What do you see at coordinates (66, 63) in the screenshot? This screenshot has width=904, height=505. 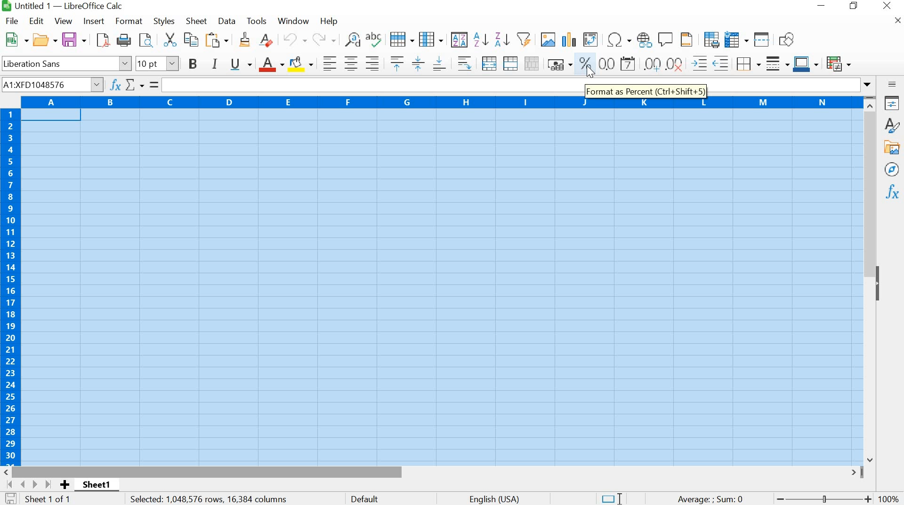 I see `Liberation Sans` at bounding box center [66, 63].